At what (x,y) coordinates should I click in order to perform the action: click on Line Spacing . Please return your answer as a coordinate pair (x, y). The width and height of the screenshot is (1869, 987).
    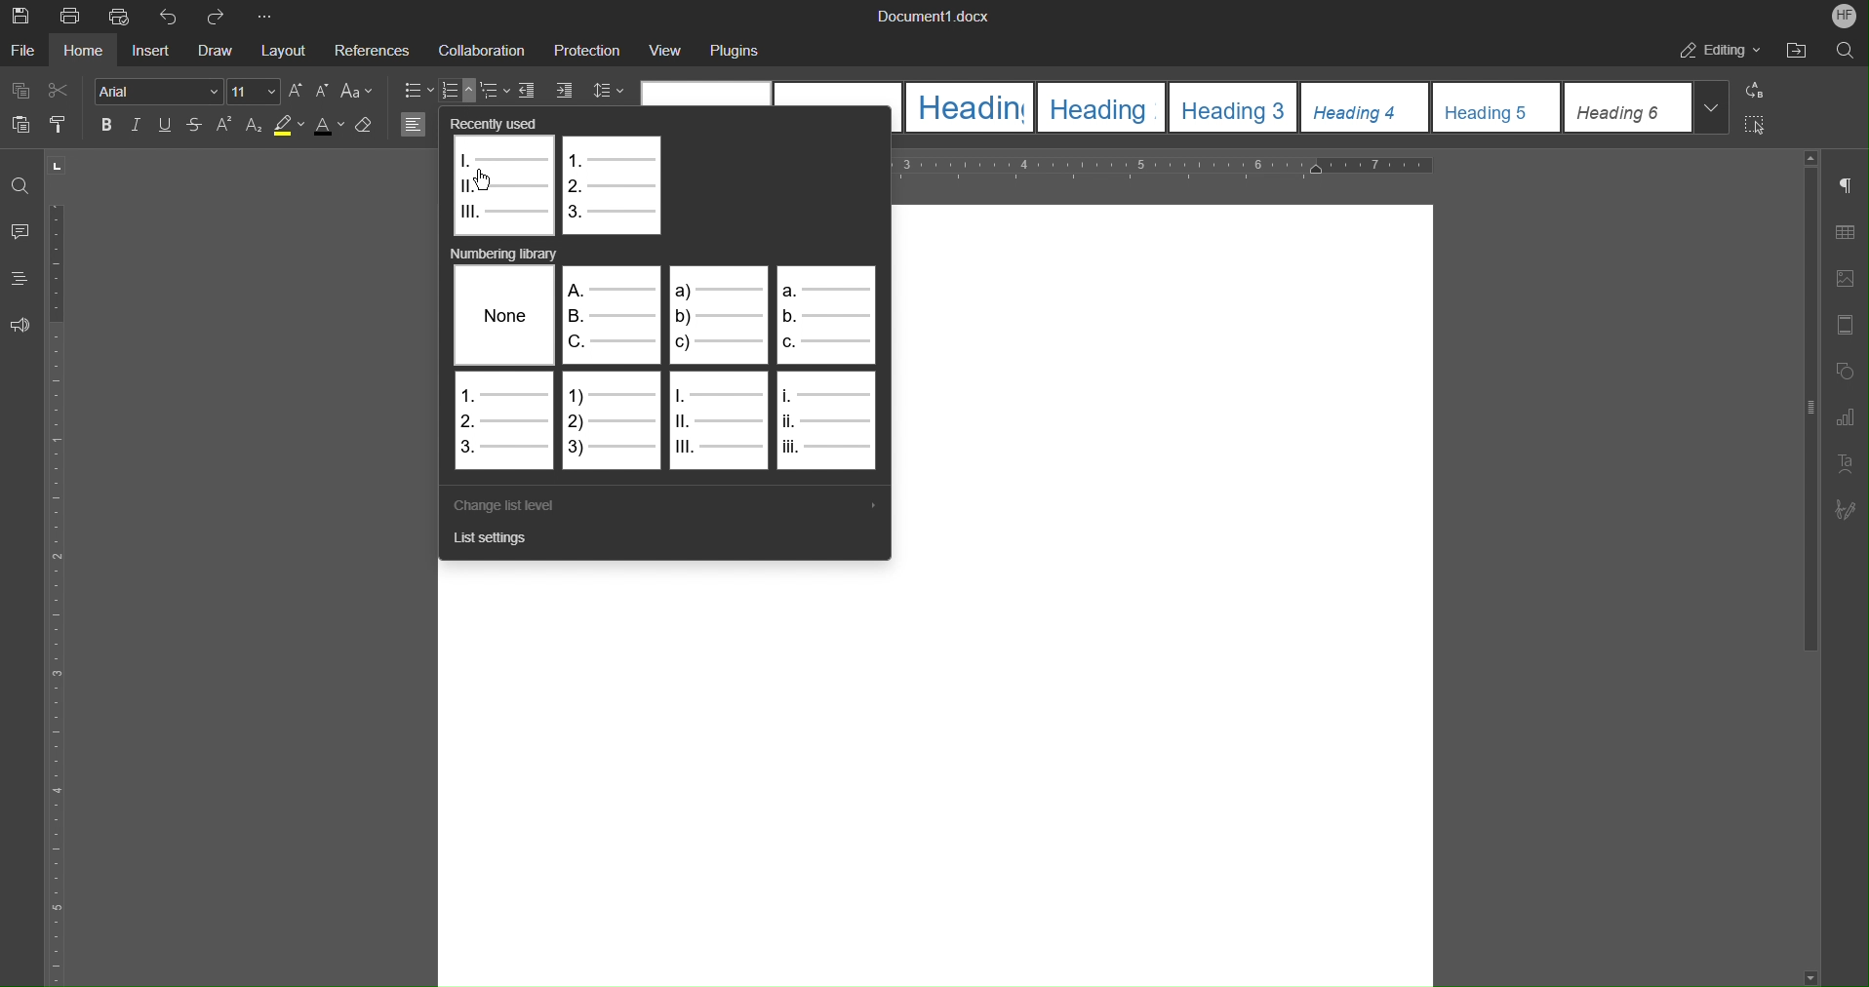
    Looking at the image, I should click on (605, 92).